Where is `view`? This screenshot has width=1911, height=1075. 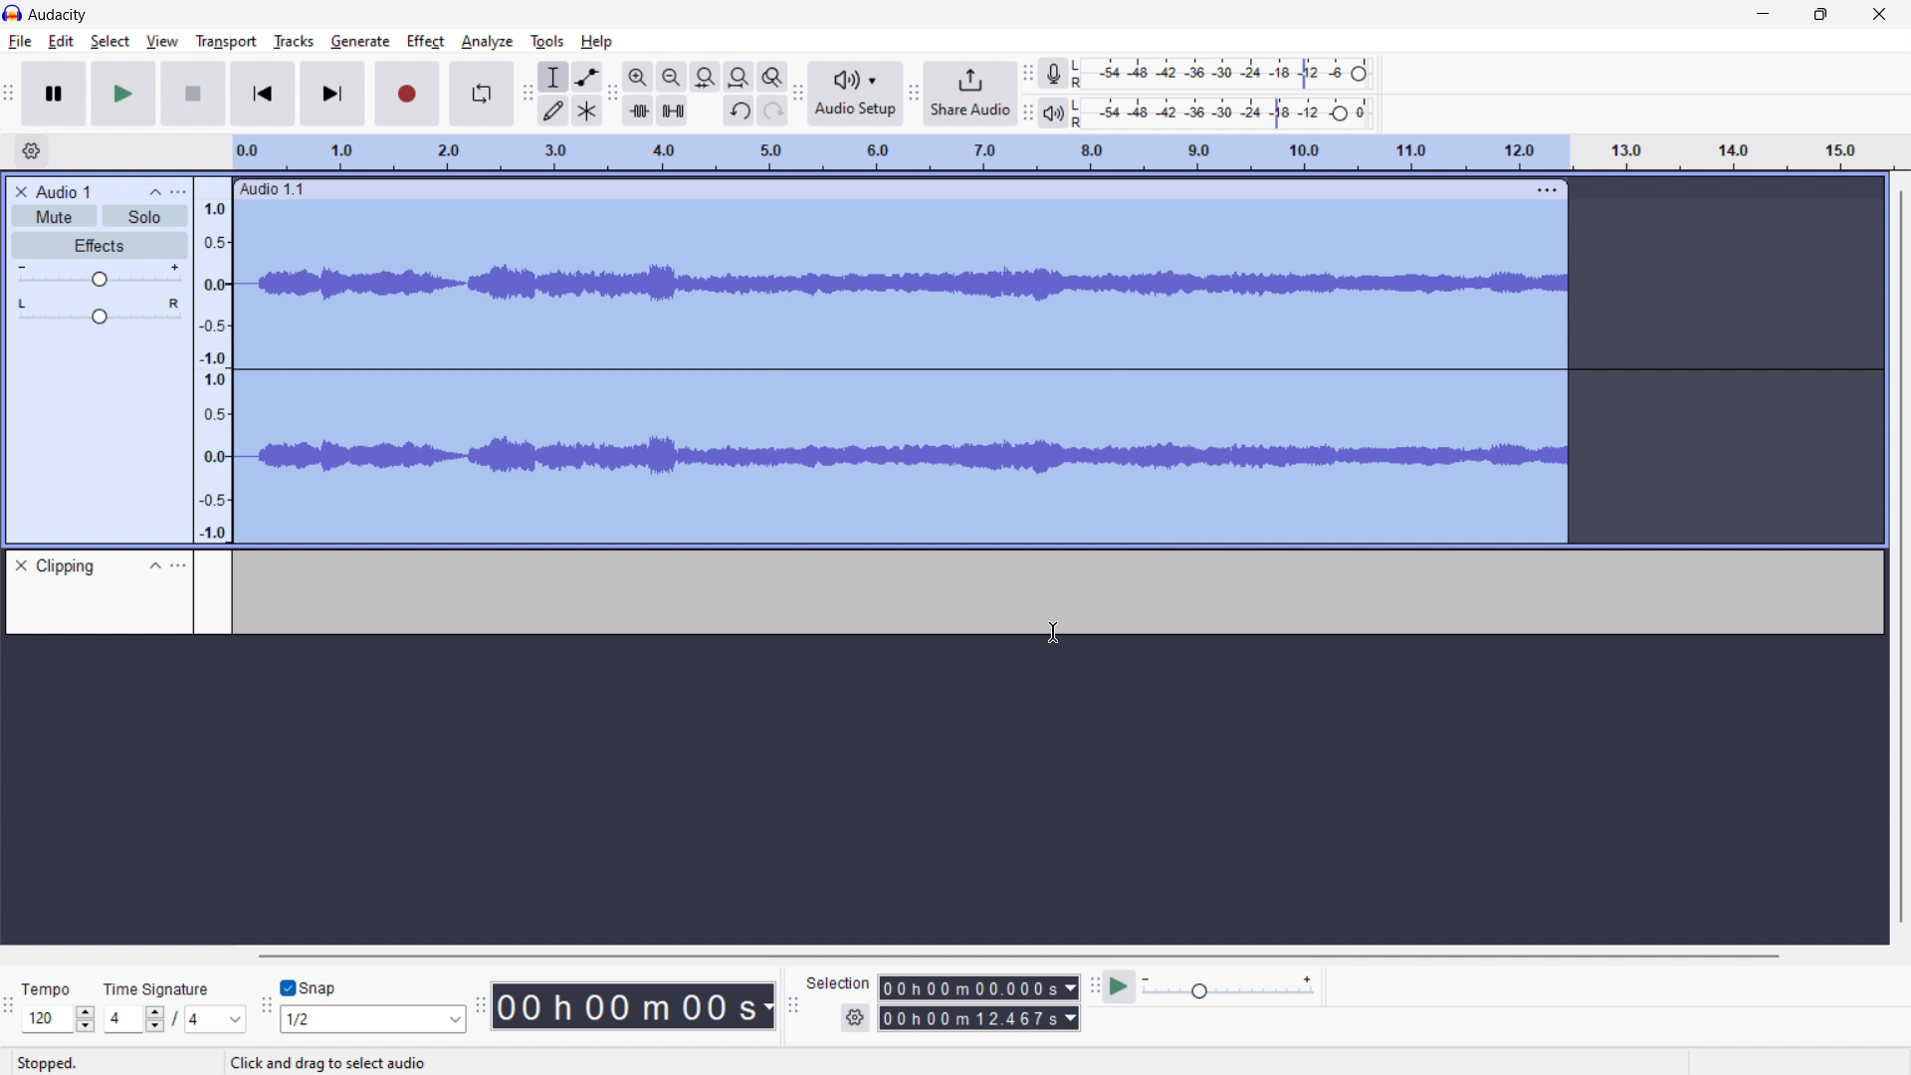
view is located at coordinates (162, 42).